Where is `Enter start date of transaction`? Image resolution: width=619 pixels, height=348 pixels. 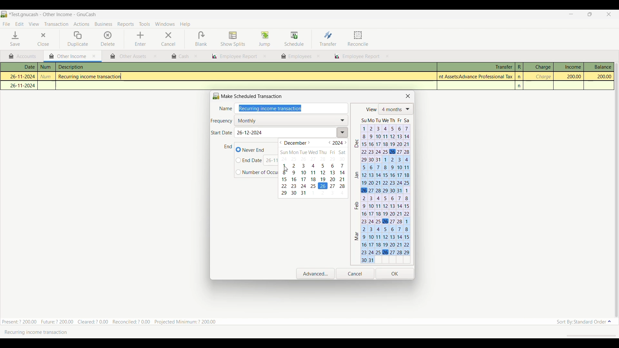
Enter start date of transaction is located at coordinates (291, 133).